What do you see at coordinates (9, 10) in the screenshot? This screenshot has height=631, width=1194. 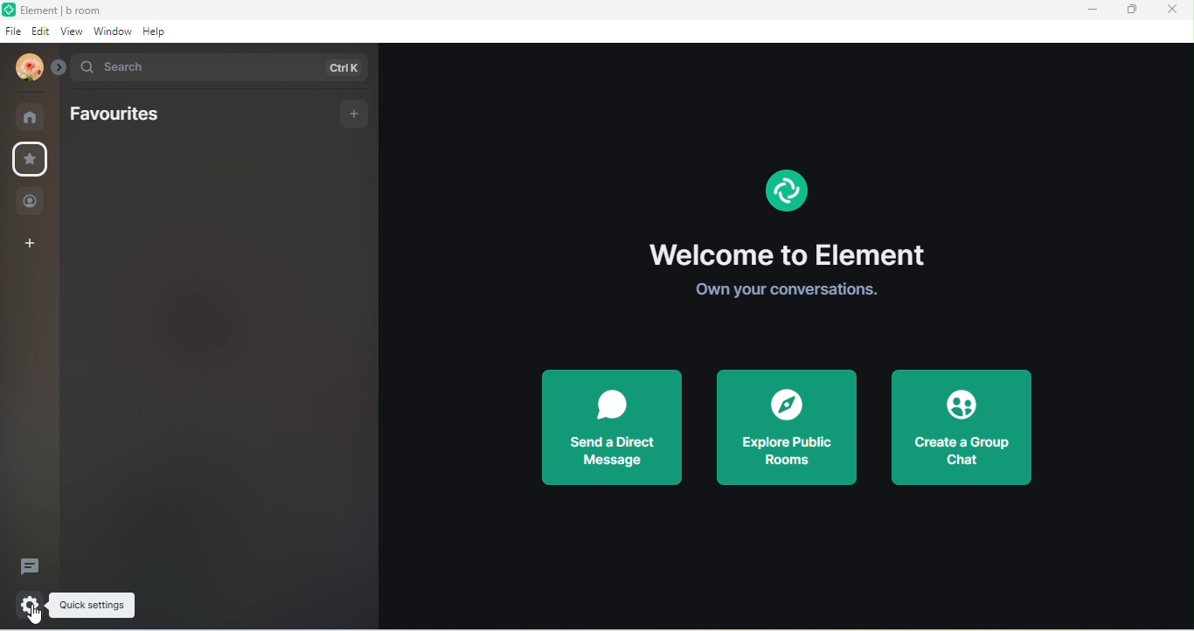 I see `element logo` at bounding box center [9, 10].